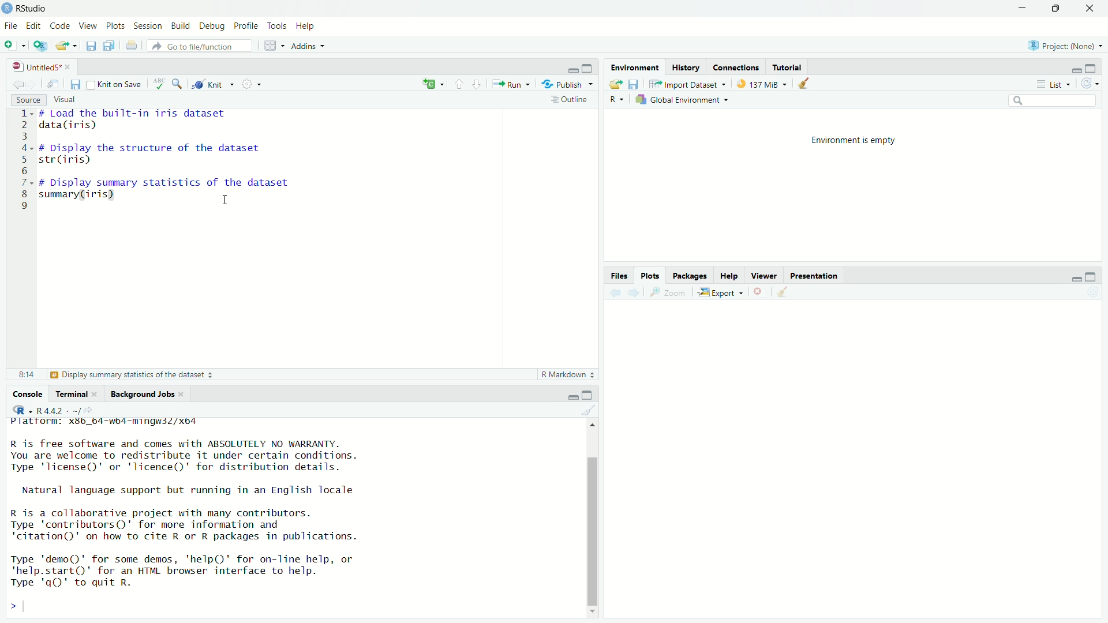 The height and width of the screenshot is (623, 1108). I want to click on Workspace panes, so click(273, 46).